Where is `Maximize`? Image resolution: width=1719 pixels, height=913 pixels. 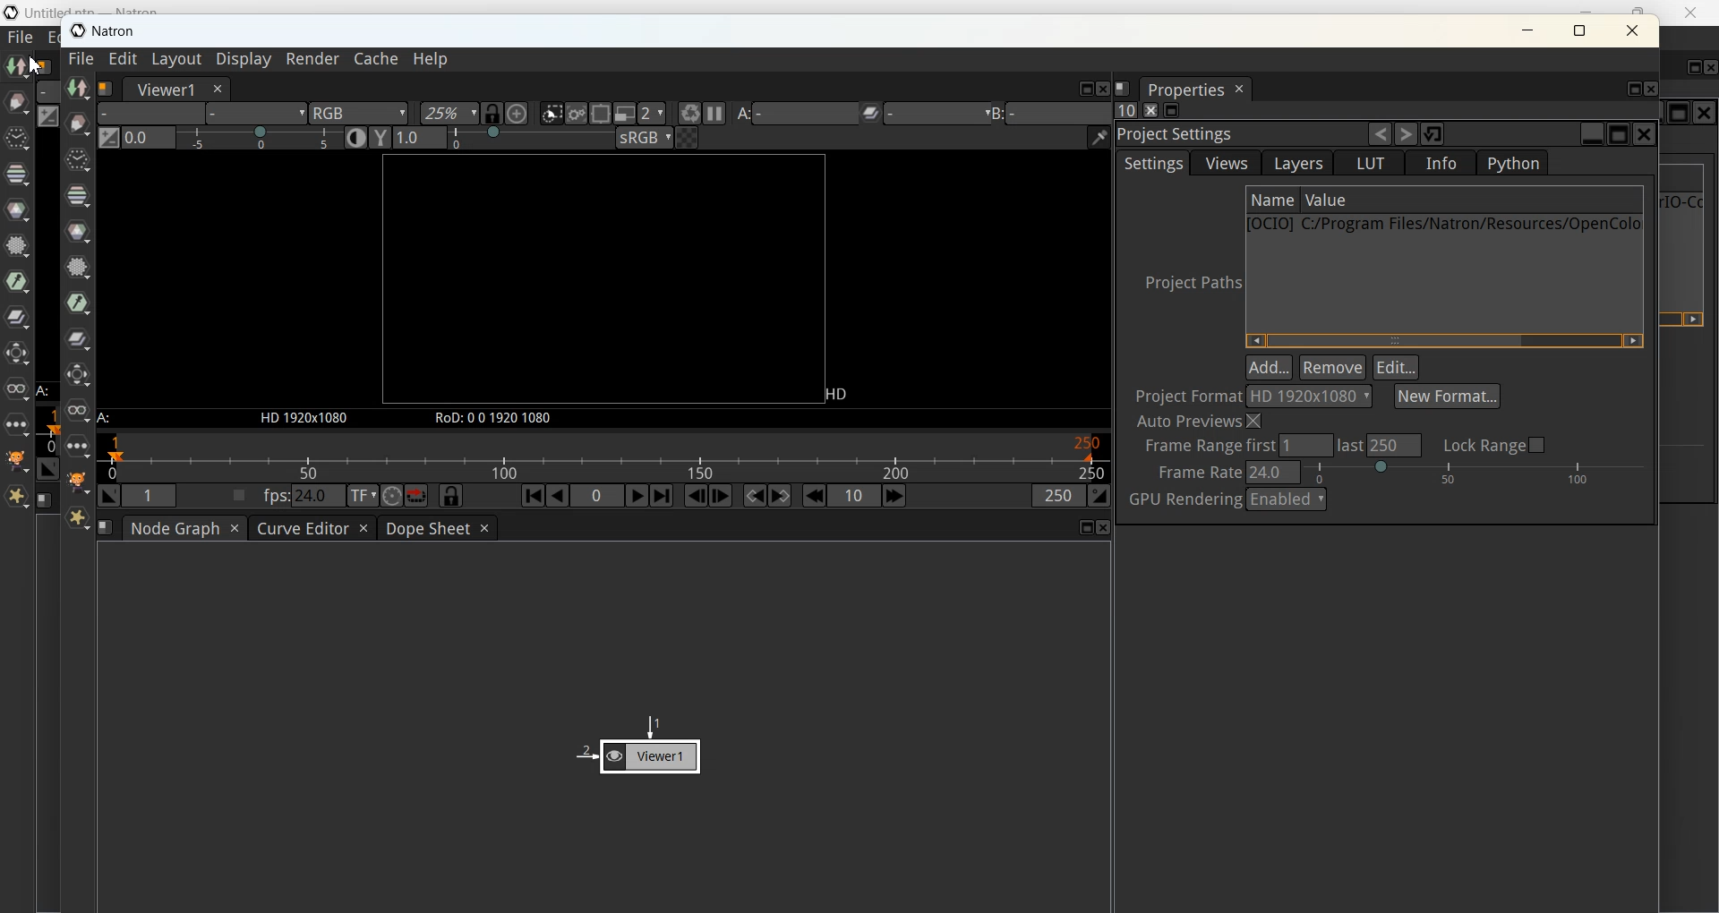 Maximize is located at coordinates (1579, 30).